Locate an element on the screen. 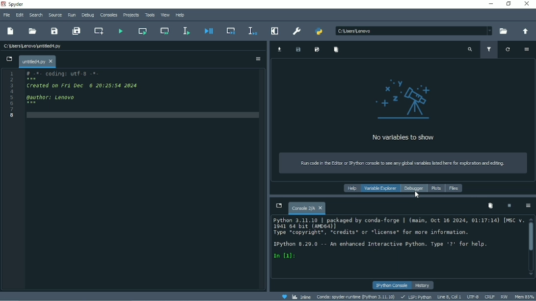  File is located at coordinates (6, 15).